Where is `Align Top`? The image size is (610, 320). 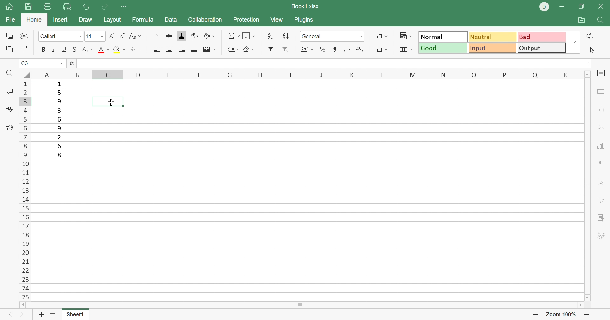 Align Top is located at coordinates (157, 37).